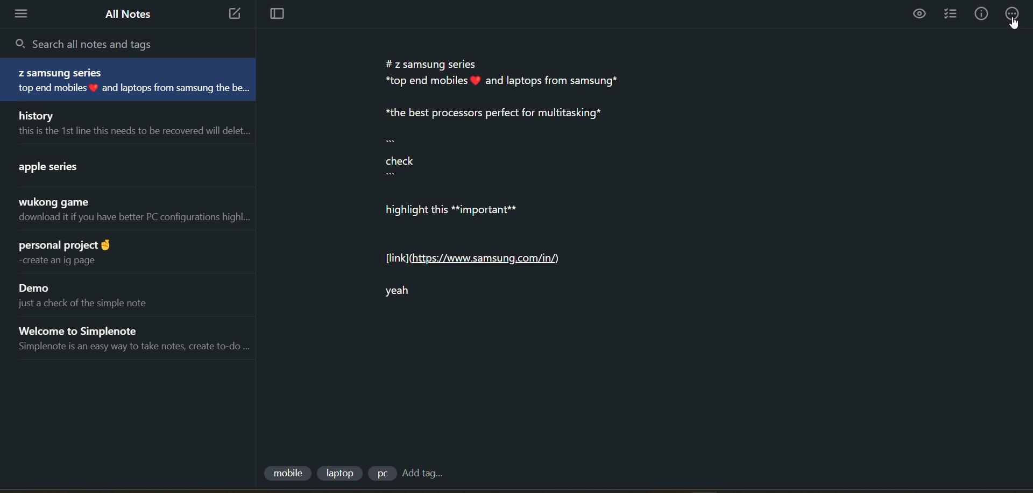 This screenshot has width=1033, height=493. Describe the element at coordinates (129, 14) in the screenshot. I see `all notes` at that location.